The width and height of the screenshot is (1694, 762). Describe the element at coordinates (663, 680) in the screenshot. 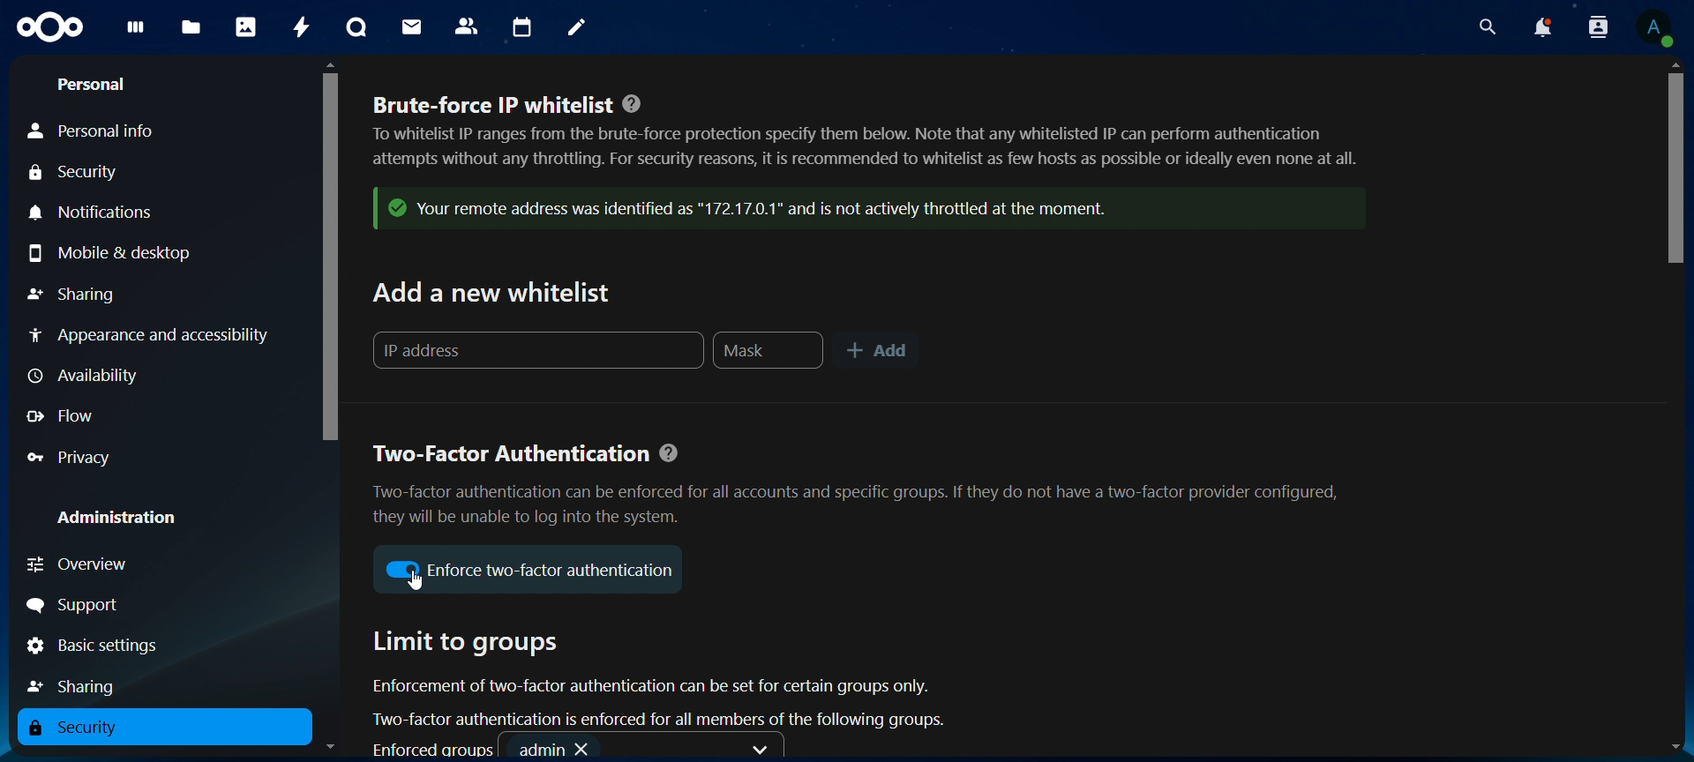

I see `limit to groups` at that location.